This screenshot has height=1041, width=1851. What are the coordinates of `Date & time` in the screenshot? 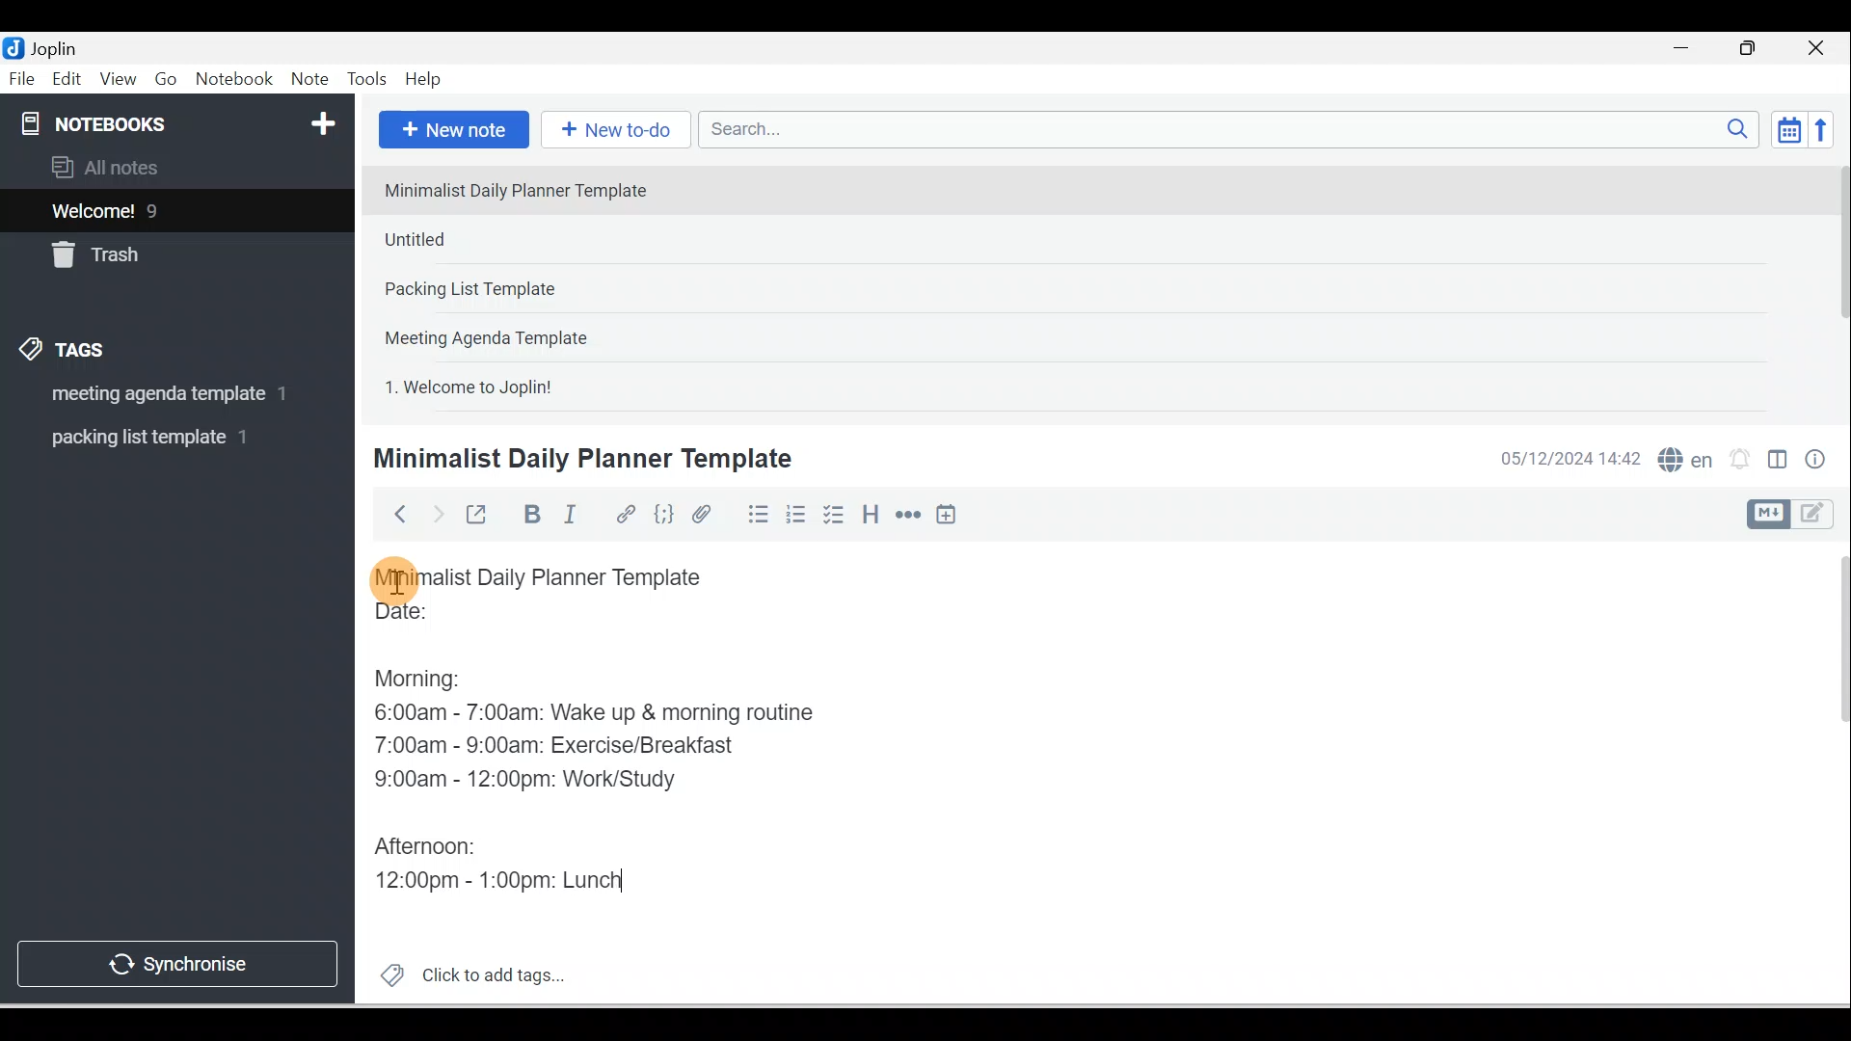 It's located at (1567, 459).